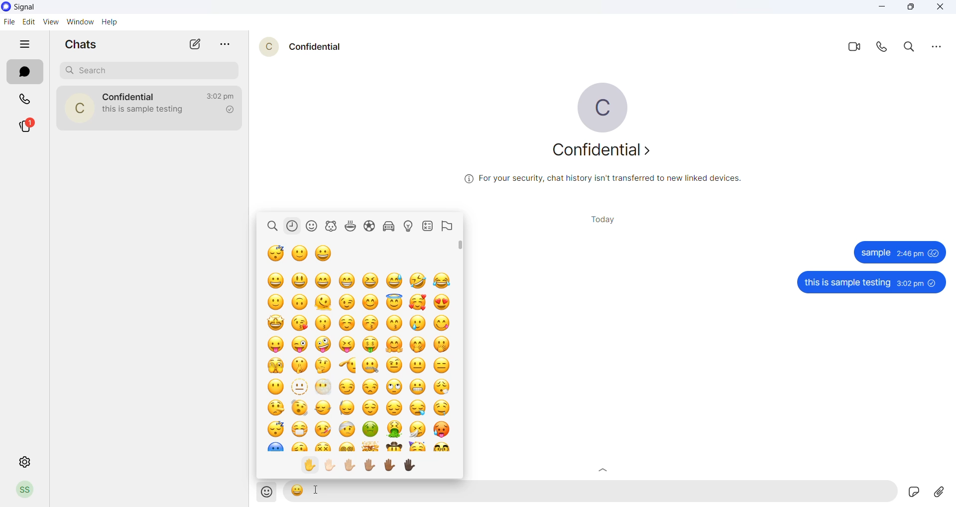  What do you see at coordinates (607, 108) in the screenshot?
I see `profile picture` at bounding box center [607, 108].